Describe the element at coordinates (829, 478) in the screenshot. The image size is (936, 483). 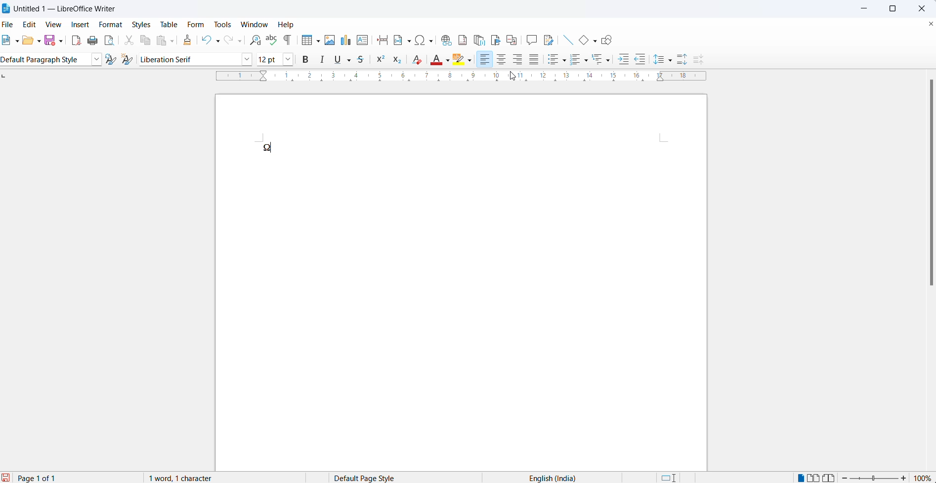
I see `book view` at that location.